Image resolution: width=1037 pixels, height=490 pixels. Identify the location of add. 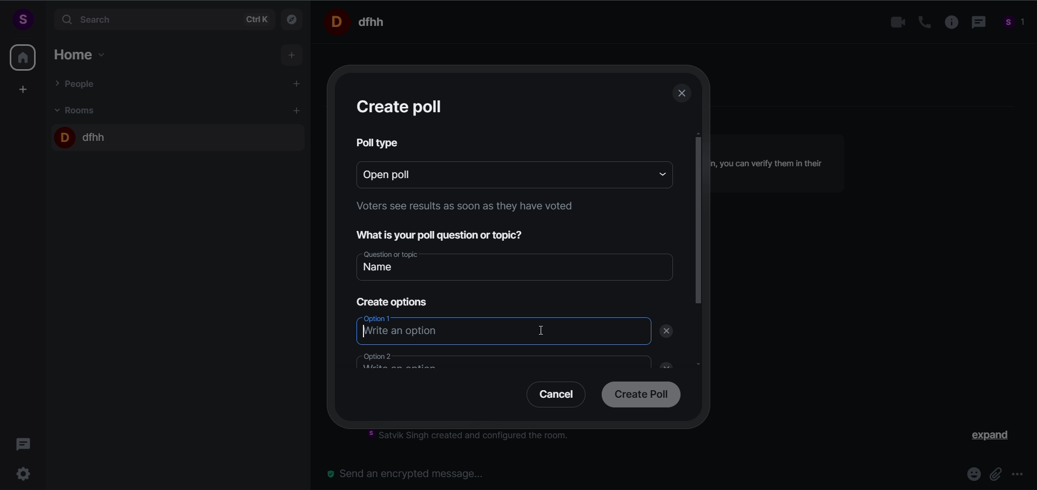
(293, 56).